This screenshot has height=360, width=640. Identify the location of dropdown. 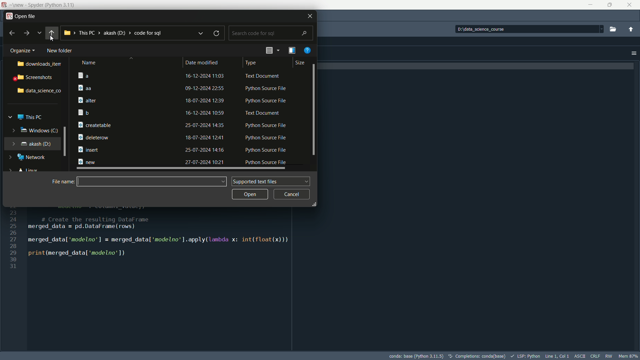
(223, 182).